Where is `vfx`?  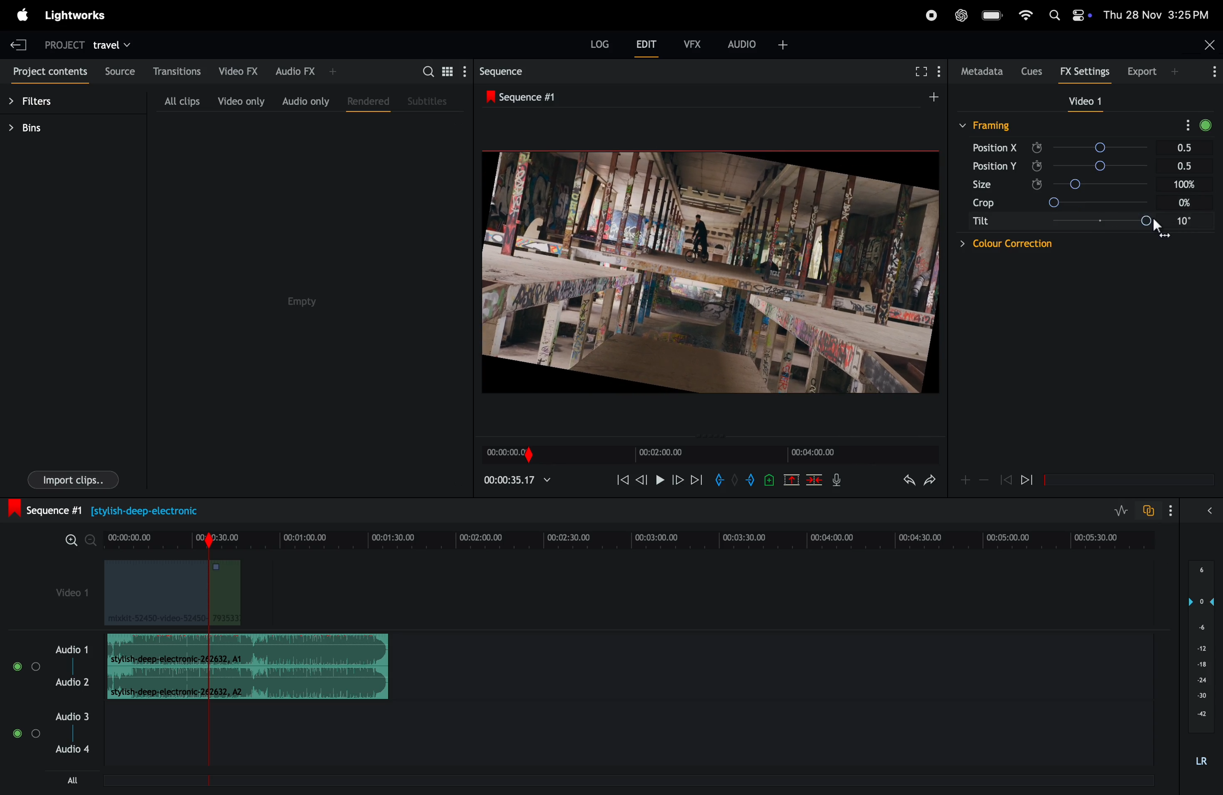 vfx is located at coordinates (692, 43).